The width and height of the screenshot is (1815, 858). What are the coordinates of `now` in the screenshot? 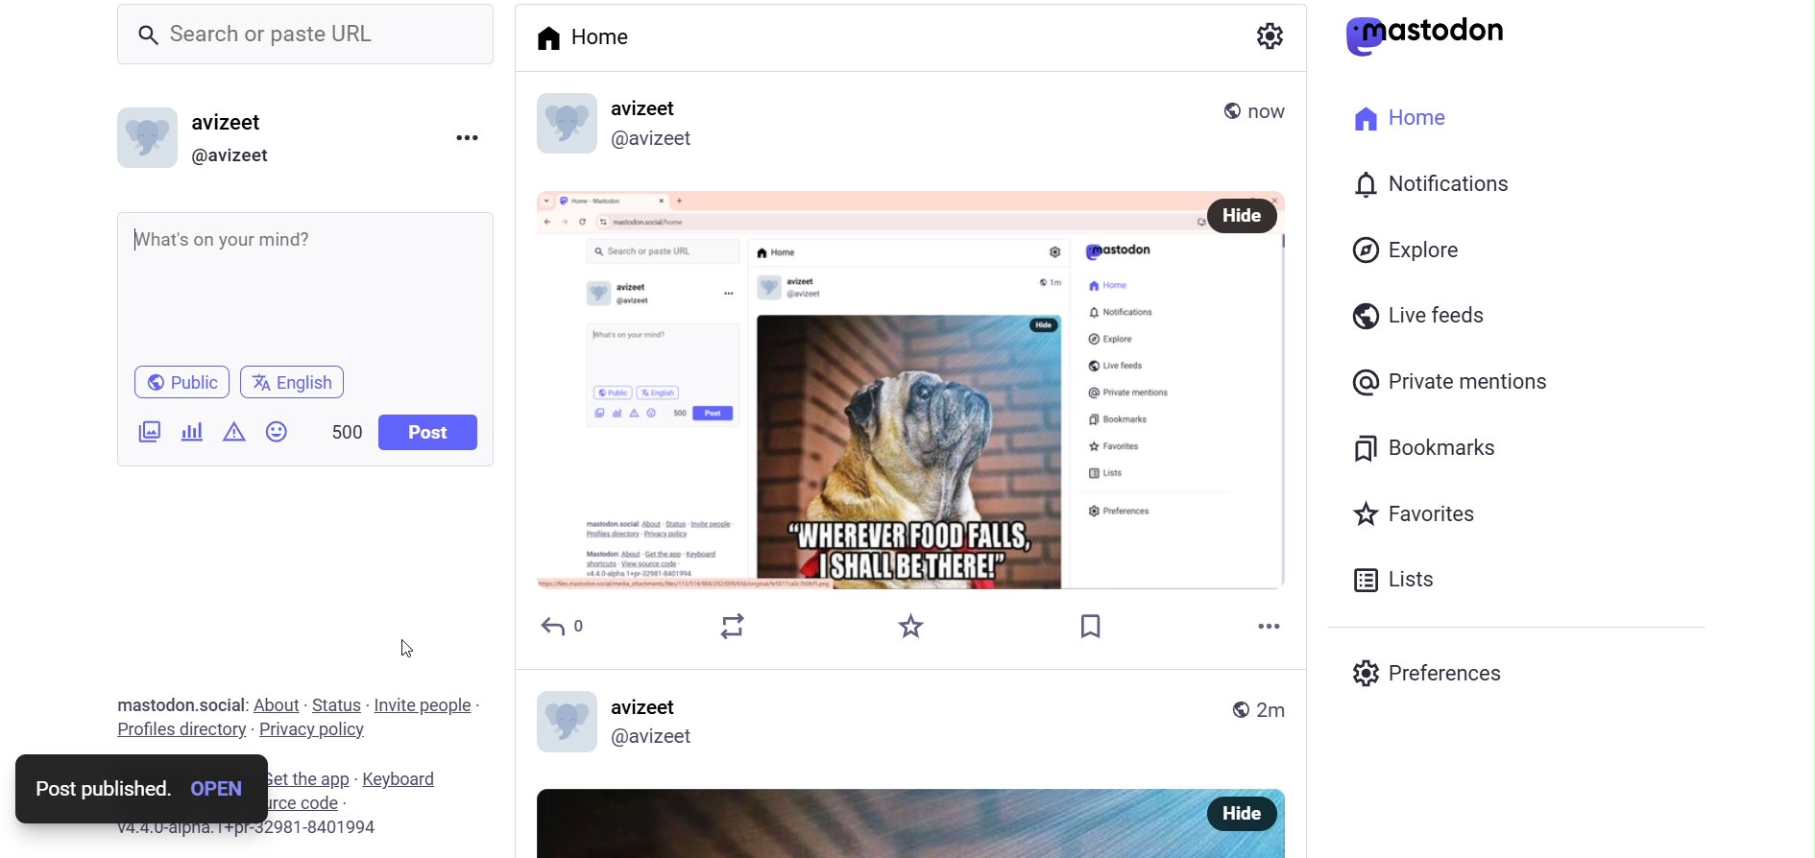 It's located at (1272, 107).